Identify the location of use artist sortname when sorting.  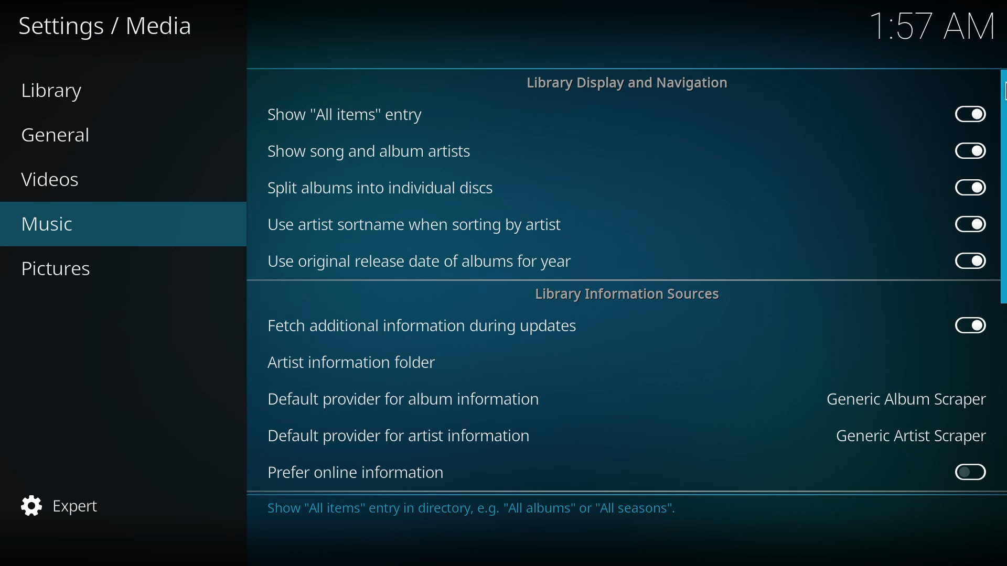
(417, 225).